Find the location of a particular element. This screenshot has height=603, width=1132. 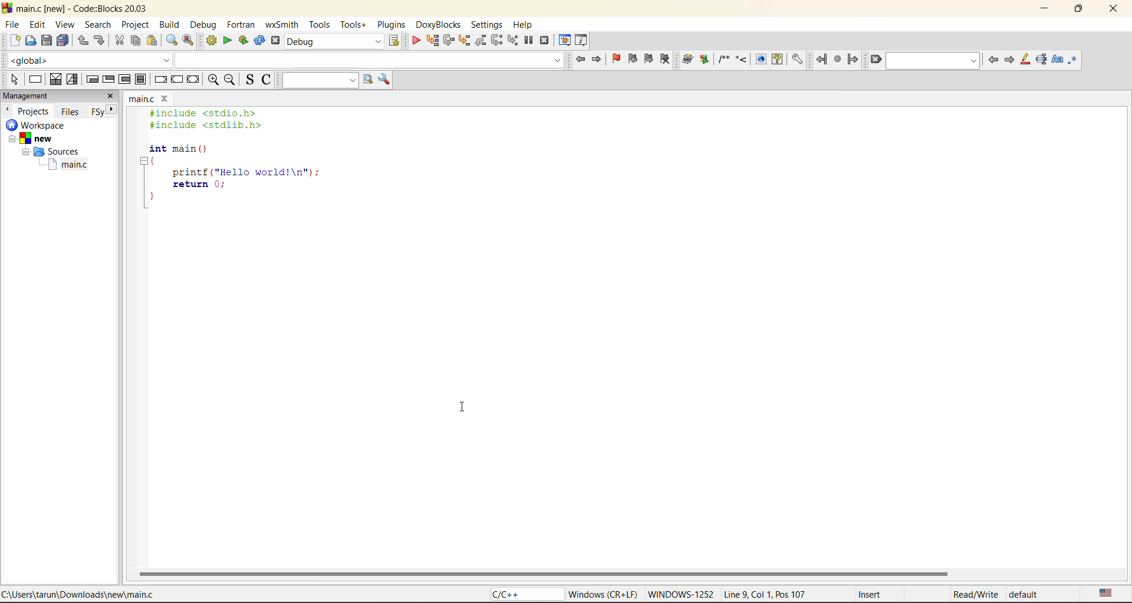

undo is located at coordinates (84, 42).